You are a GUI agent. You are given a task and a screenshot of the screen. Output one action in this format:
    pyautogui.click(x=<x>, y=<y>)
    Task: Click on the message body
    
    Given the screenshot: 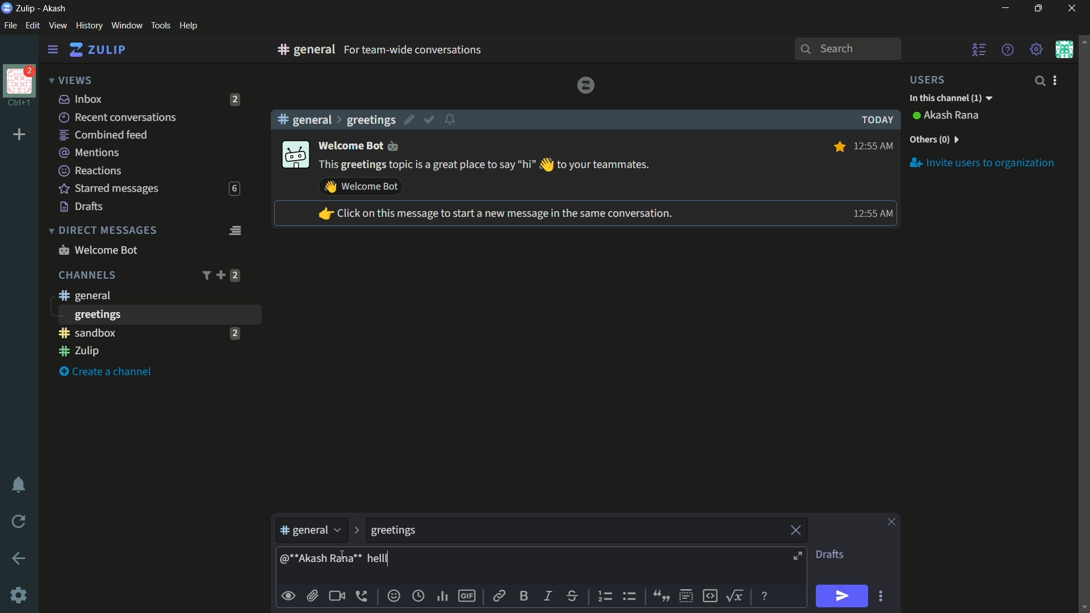 What is the action you would take?
    pyautogui.click(x=590, y=567)
    